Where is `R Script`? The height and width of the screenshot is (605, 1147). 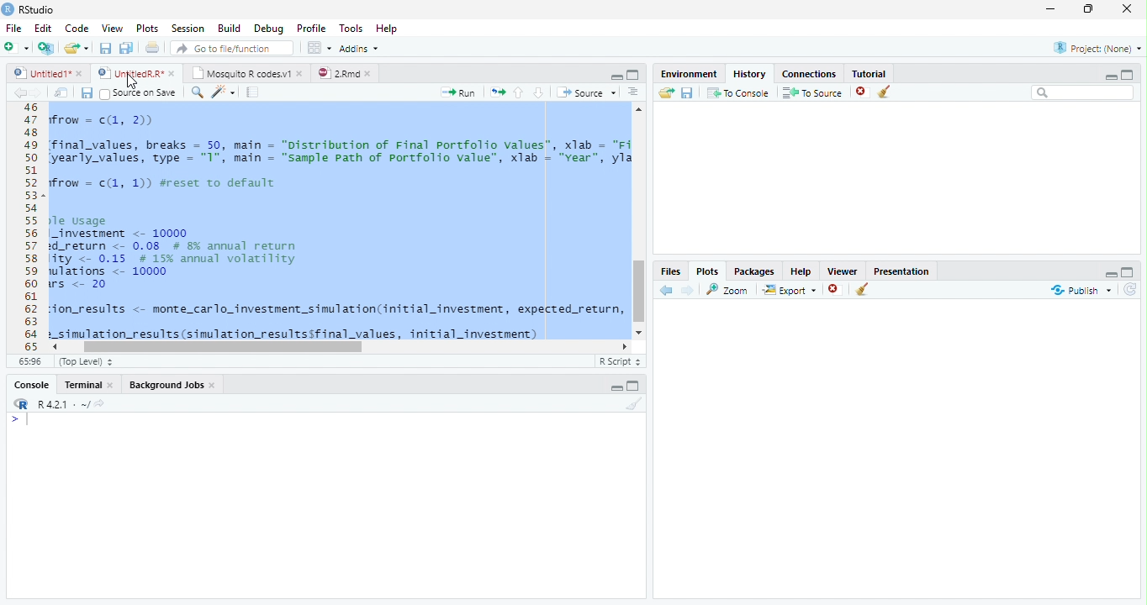 R Script is located at coordinates (620, 361).